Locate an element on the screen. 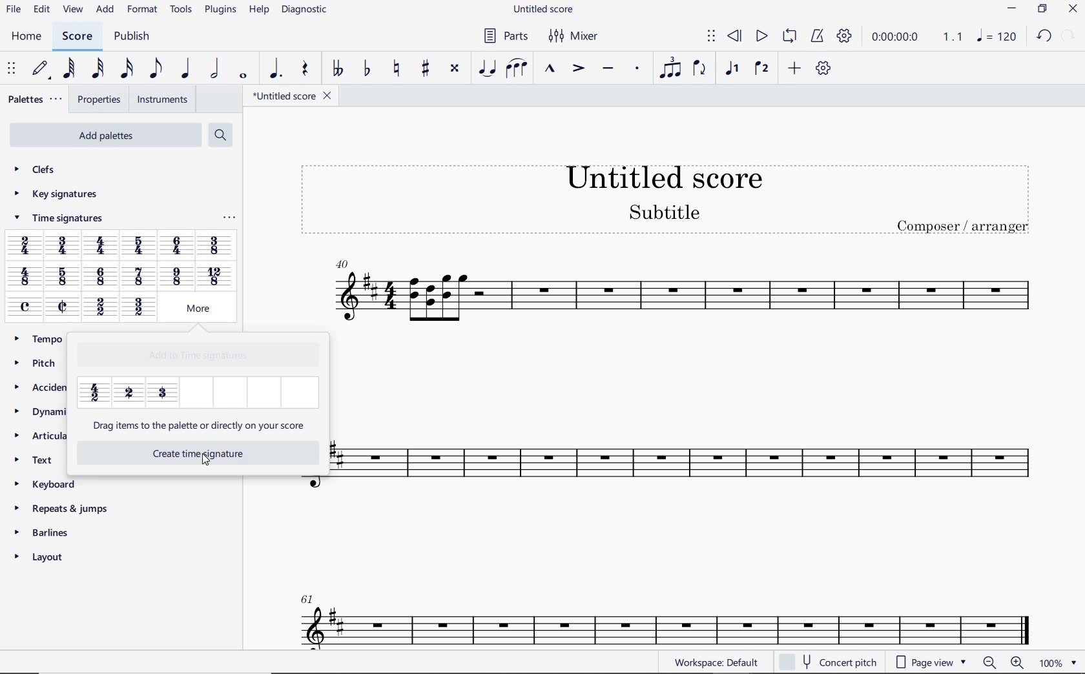  EDIT is located at coordinates (42, 10).